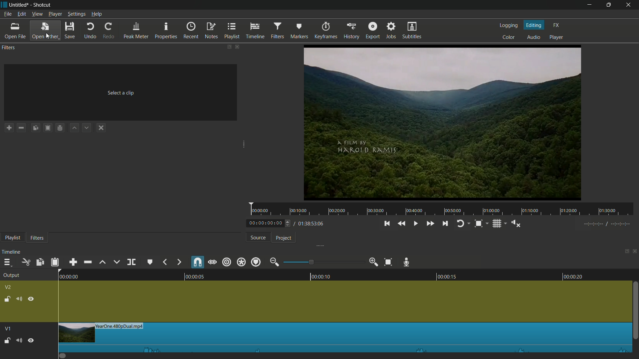 The height and width of the screenshot is (359, 639). Describe the element at coordinates (533, 37) in the screenshot. I see `audio` at that location.